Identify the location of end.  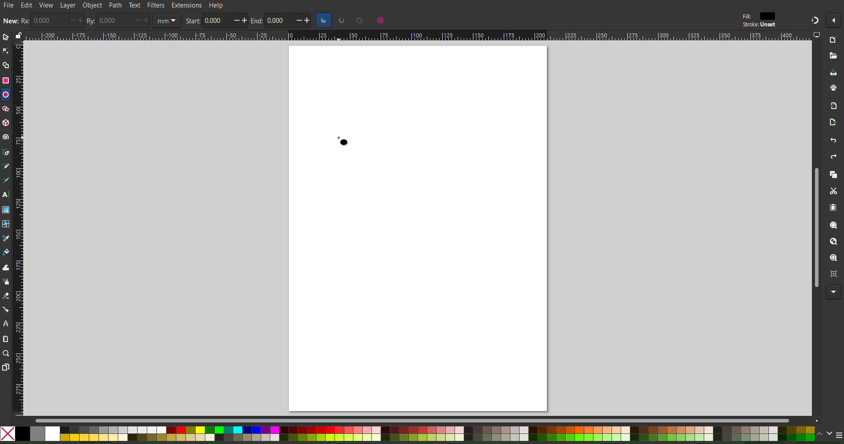
(255, 22).